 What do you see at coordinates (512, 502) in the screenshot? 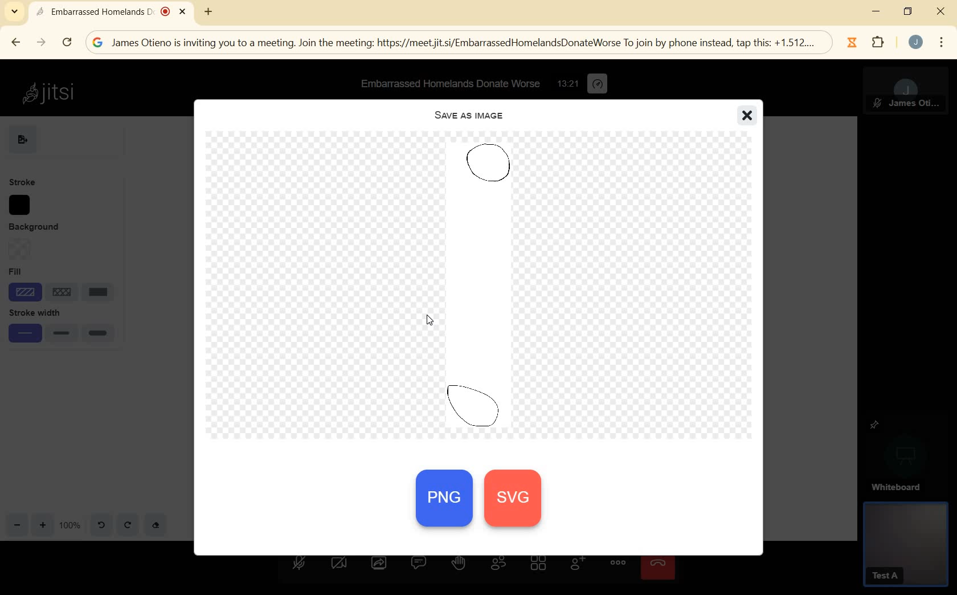
I see `svg` at bounding box center [512, 502].